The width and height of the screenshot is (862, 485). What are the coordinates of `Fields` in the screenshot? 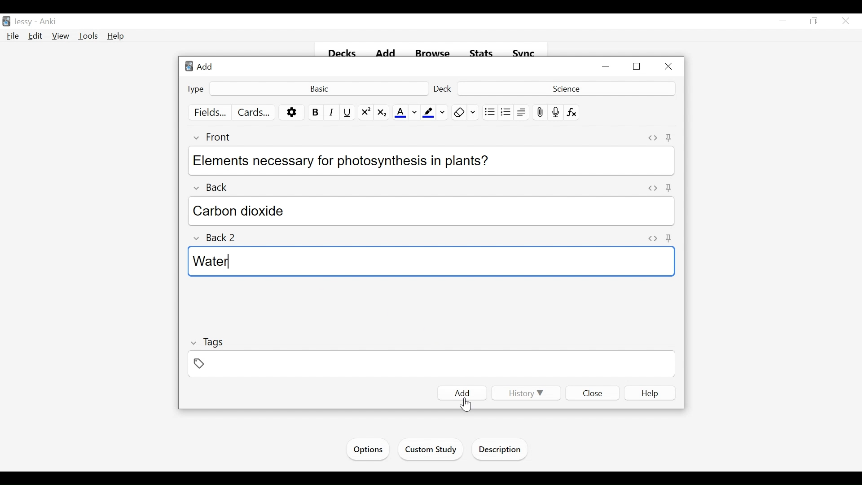 It's located at (211, 113).